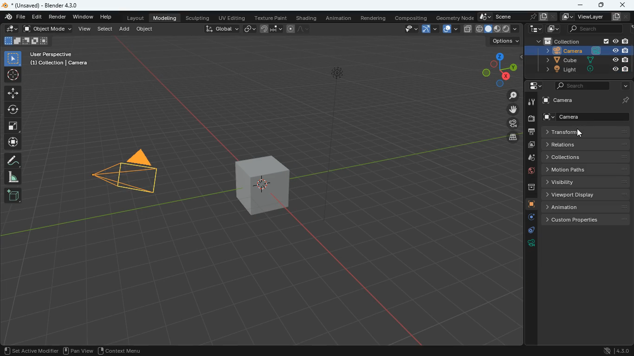 This screenshot has width=634, height=356. What do you see at coordinates (530, 119) in the screenshot?
I see `camera` at bounding box center [530, 119].